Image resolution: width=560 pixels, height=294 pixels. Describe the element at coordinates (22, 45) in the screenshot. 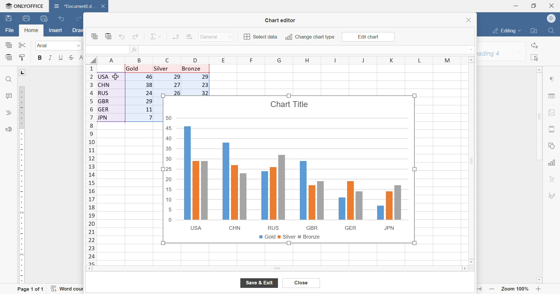

I see `Cut` at that location.